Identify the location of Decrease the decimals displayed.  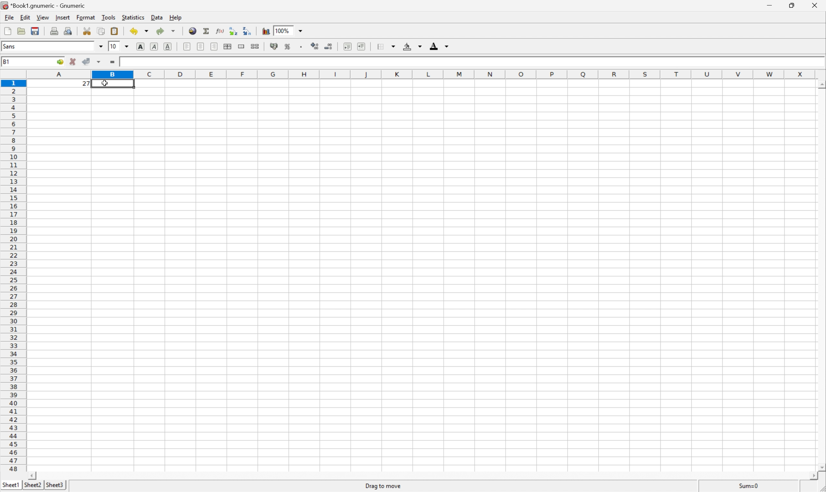
(328, 46).